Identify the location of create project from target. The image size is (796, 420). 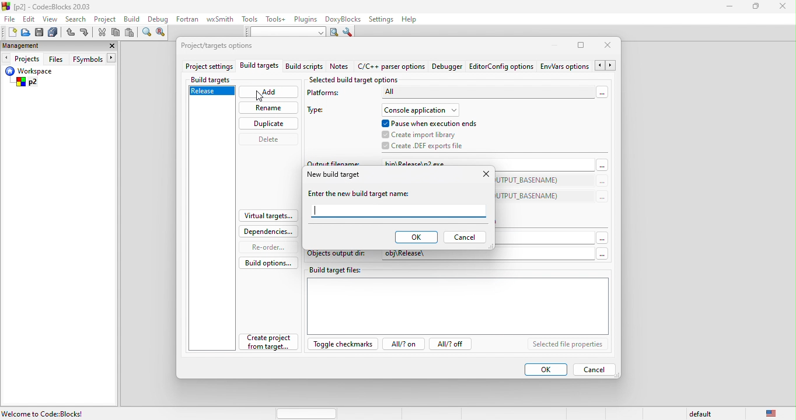
(270, 341).